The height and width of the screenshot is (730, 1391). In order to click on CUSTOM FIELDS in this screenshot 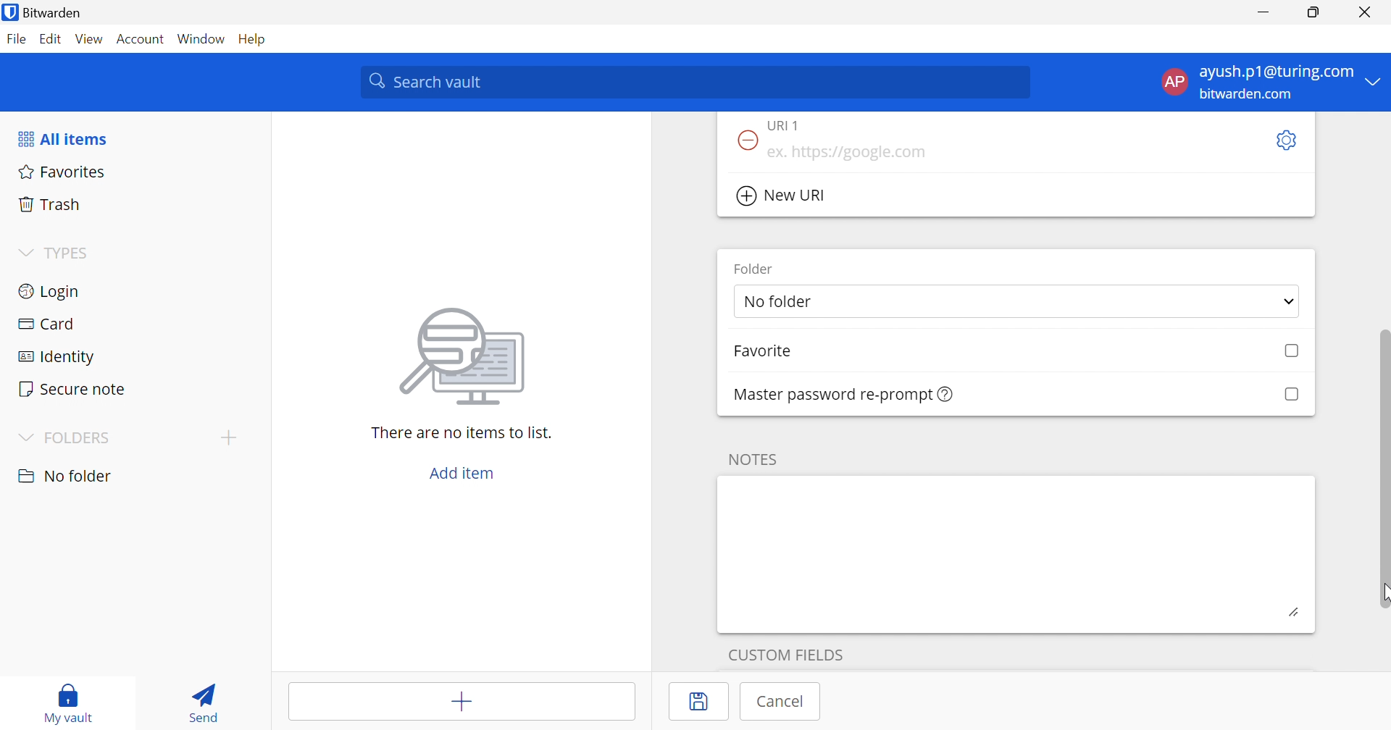, I will do `click(786, 653)`.